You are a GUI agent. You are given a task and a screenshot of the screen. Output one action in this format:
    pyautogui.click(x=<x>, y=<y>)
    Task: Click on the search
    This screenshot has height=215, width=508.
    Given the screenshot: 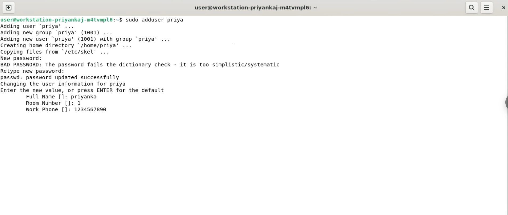 What is the action you would take?
    pyautogui.click(x=471, y=7)
    